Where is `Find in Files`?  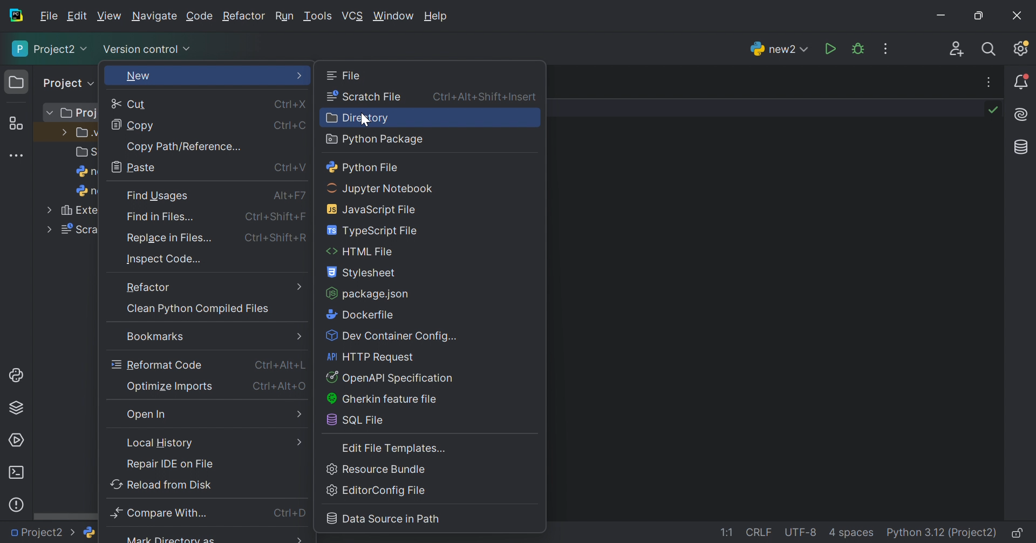
Find in Files is located at coordinates (160, 217).